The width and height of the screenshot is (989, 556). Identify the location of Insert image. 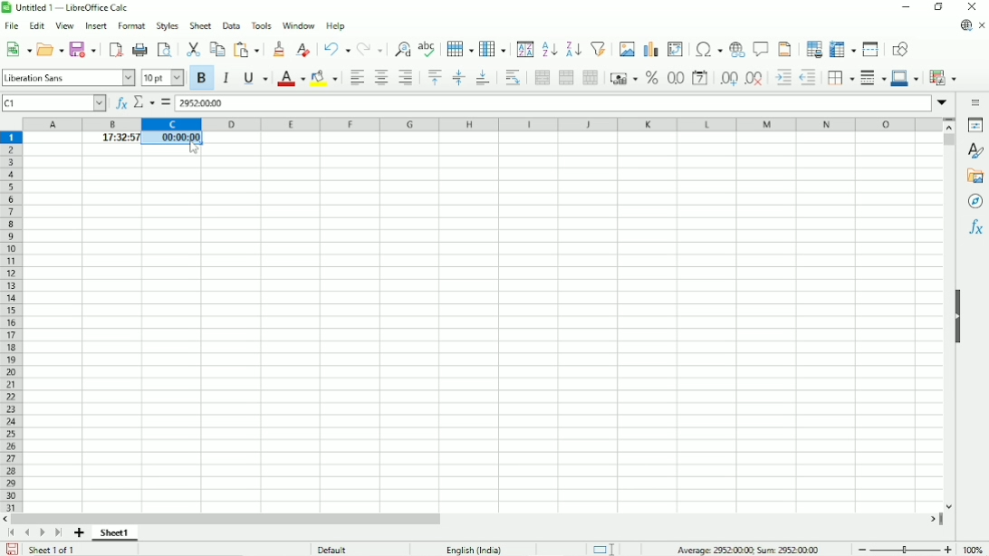
(628, 49).